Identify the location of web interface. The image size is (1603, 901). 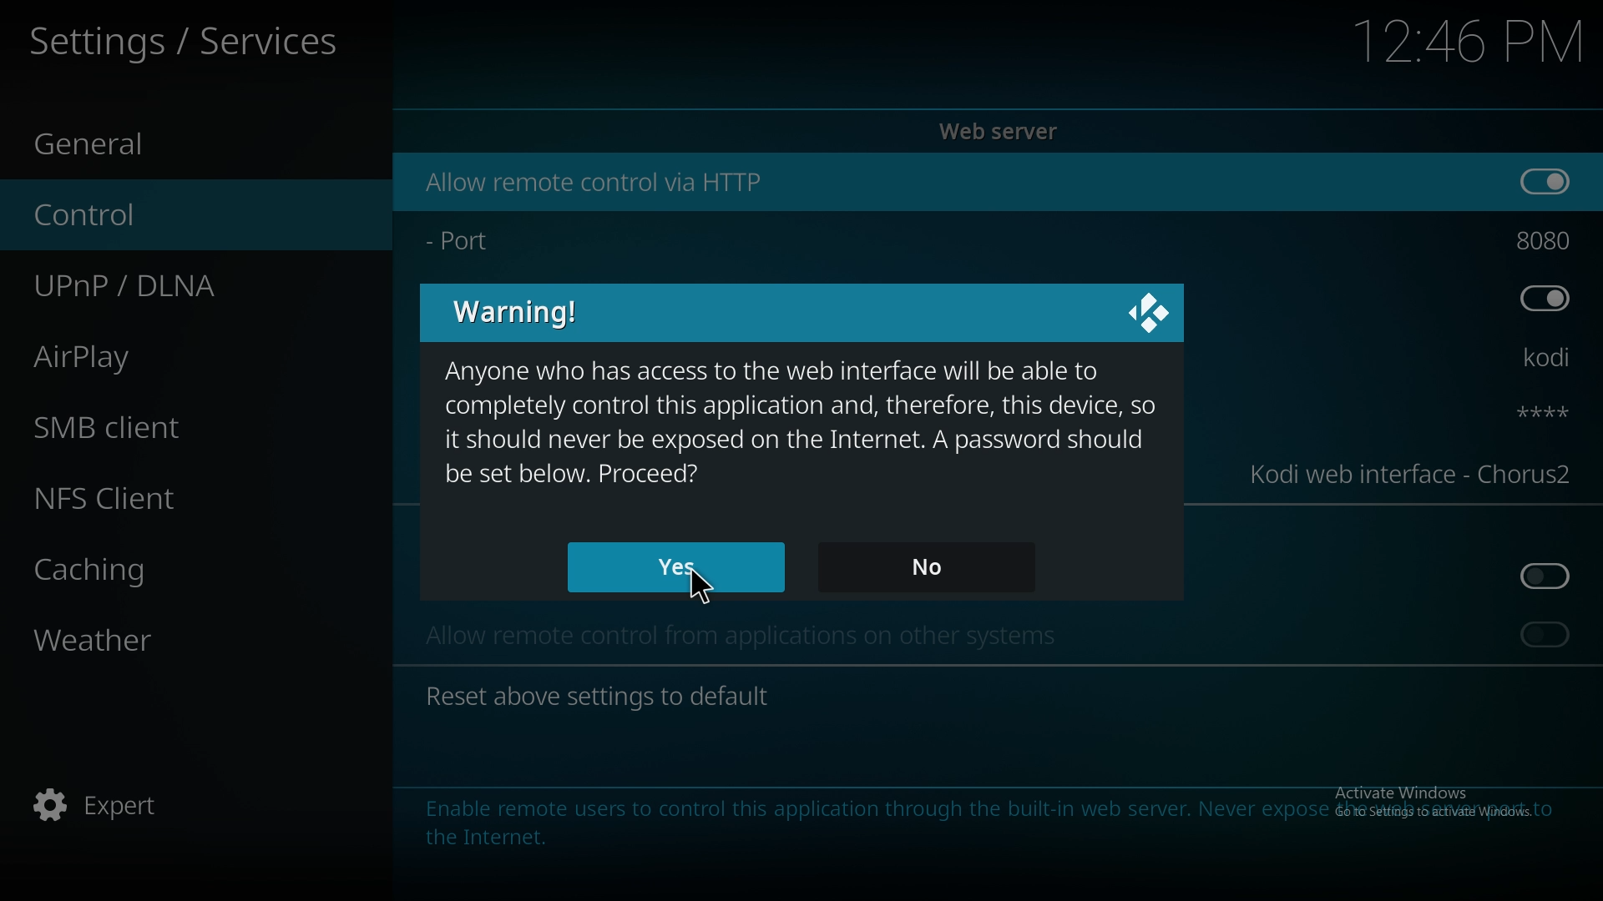
(1411, 471).